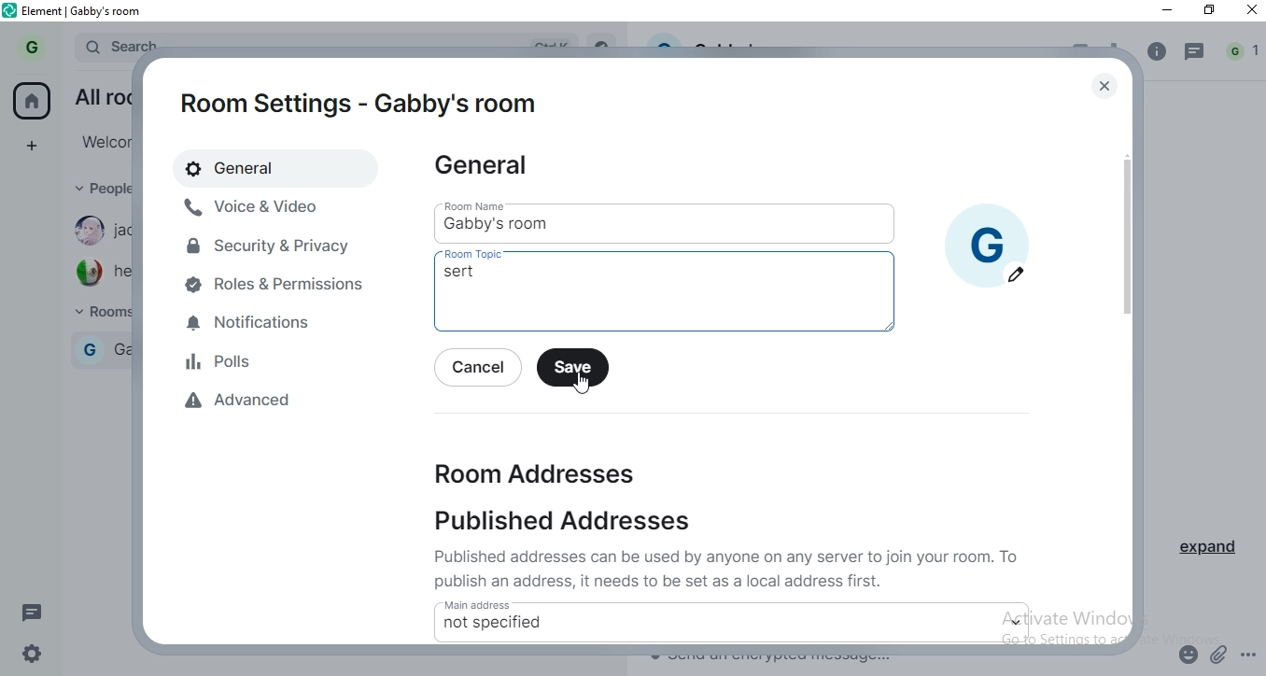 The height and width of the screenshot is (676, 1266). What do you see at coordinates (1167, 13) in the screenshot?
I see `minimise` at bounding box center [1167, 13].